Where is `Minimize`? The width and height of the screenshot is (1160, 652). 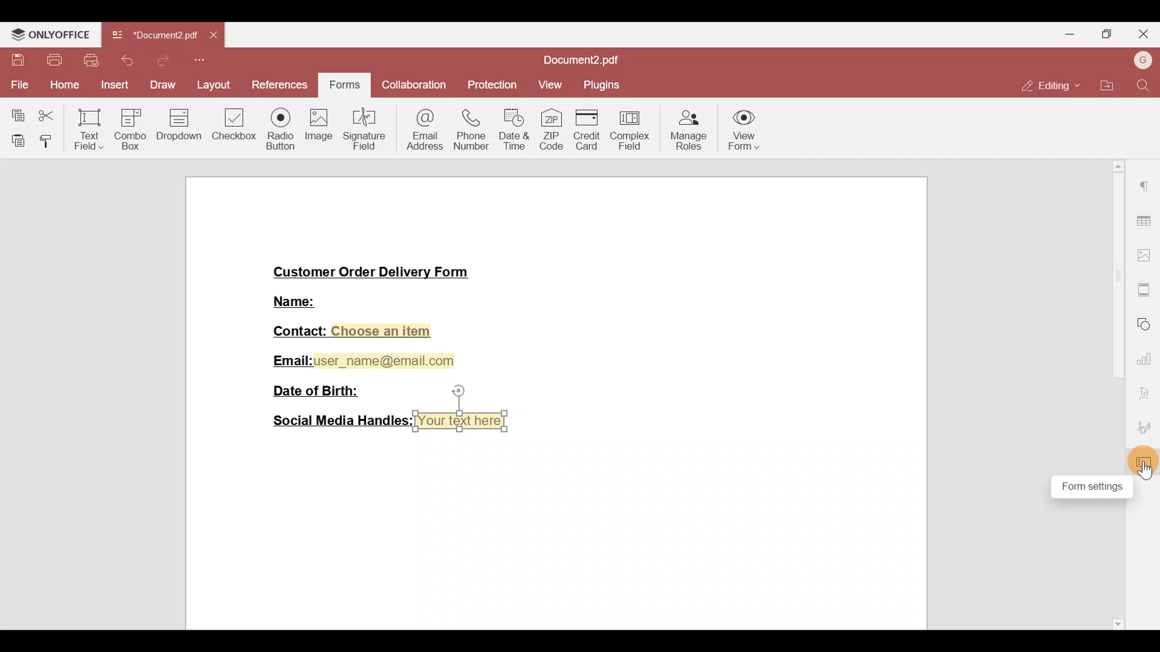 Minimize is located at coordinates (1070, 33).